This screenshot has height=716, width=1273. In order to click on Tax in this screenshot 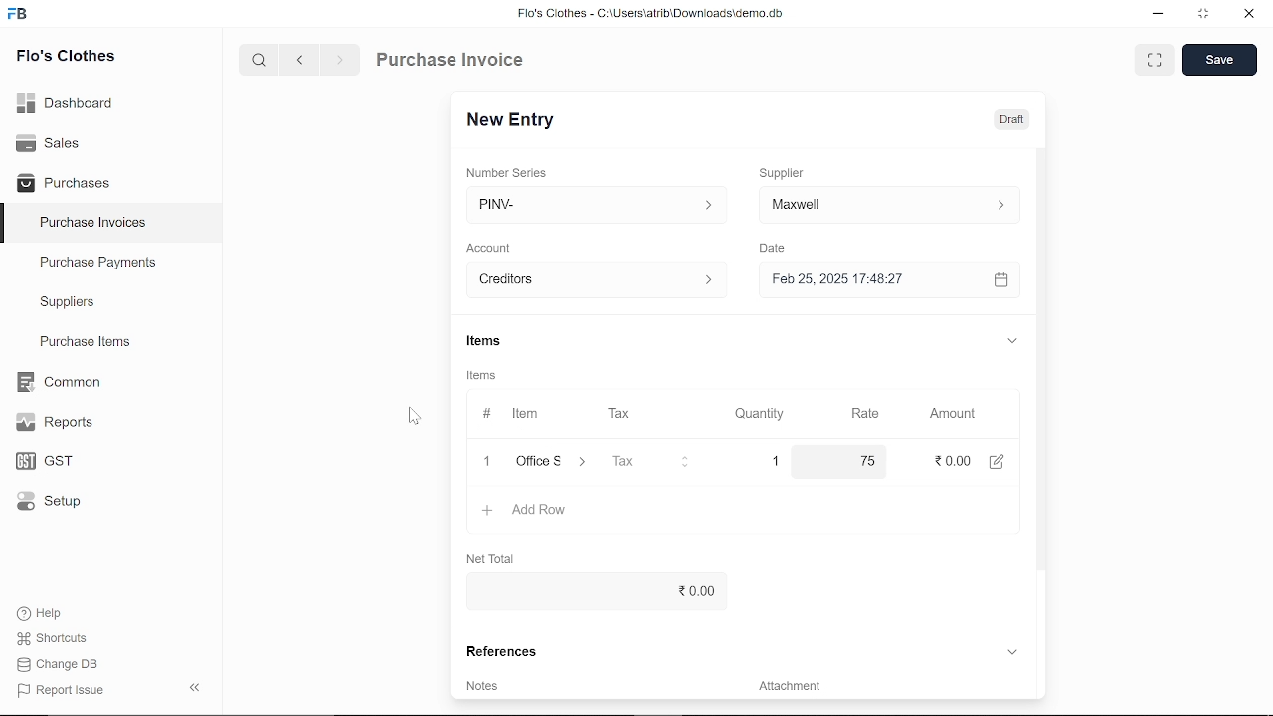, I will do `click(623, 414)`.